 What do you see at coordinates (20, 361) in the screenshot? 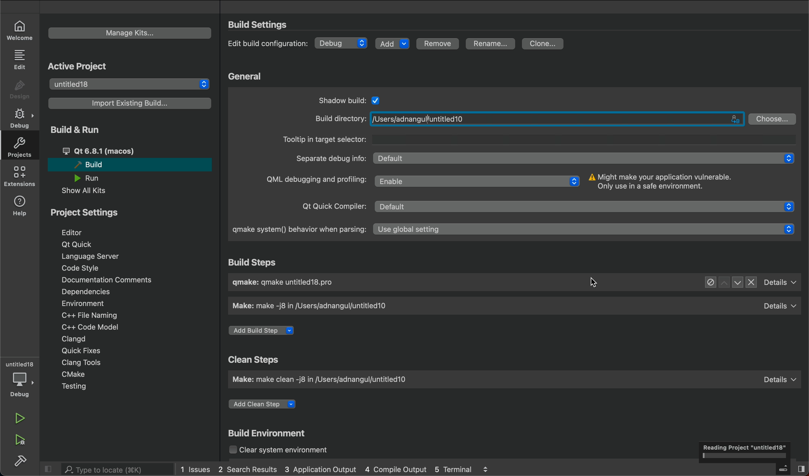
I see `untitled` at bounding box center [20, 361].